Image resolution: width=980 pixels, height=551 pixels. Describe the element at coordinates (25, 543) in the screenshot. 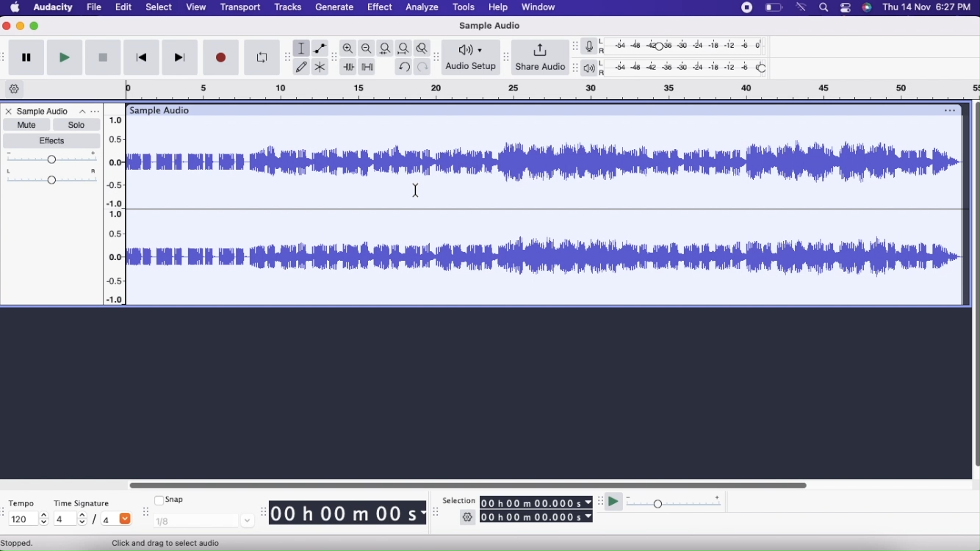

I see `stopped` at that location.